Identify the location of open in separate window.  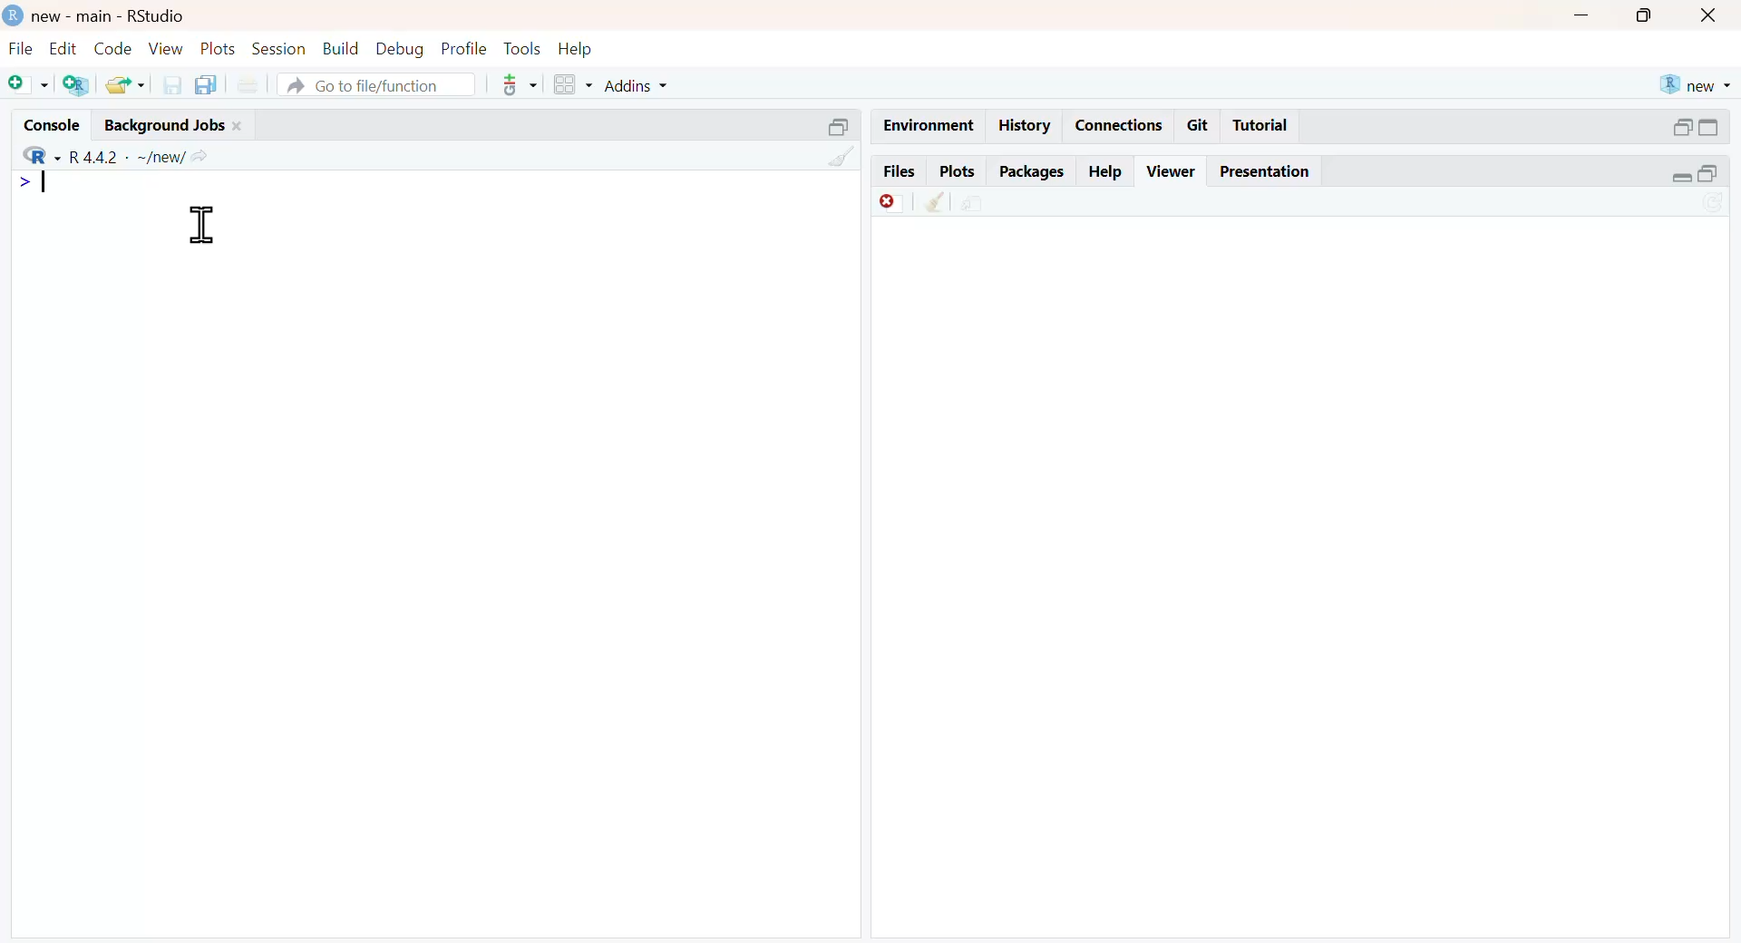
(841, 127).